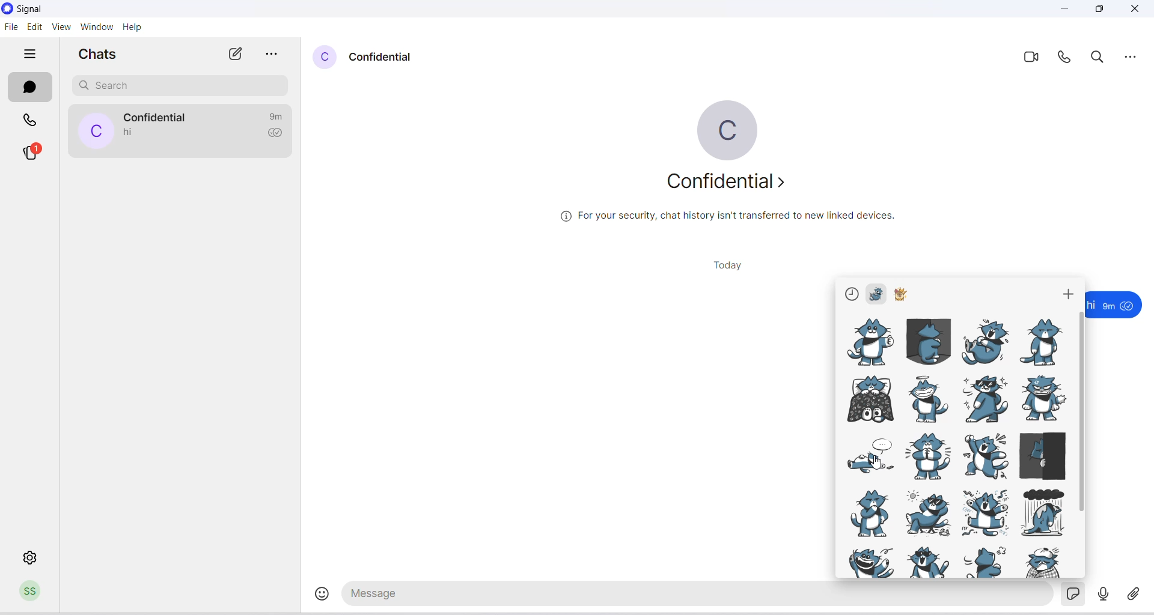 The height and width of the screenshot is (615, 1154). What do you see at coordinates (130, 133) in the screenshot?
I see `last message` at bounding box center [130, 133].